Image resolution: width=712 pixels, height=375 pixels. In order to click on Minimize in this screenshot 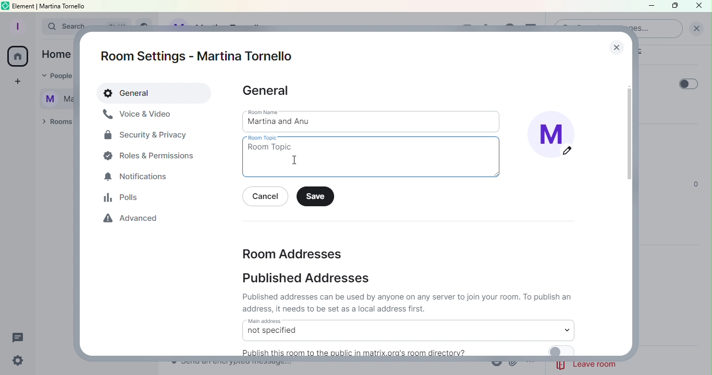, I will do `click(650, 7)`.